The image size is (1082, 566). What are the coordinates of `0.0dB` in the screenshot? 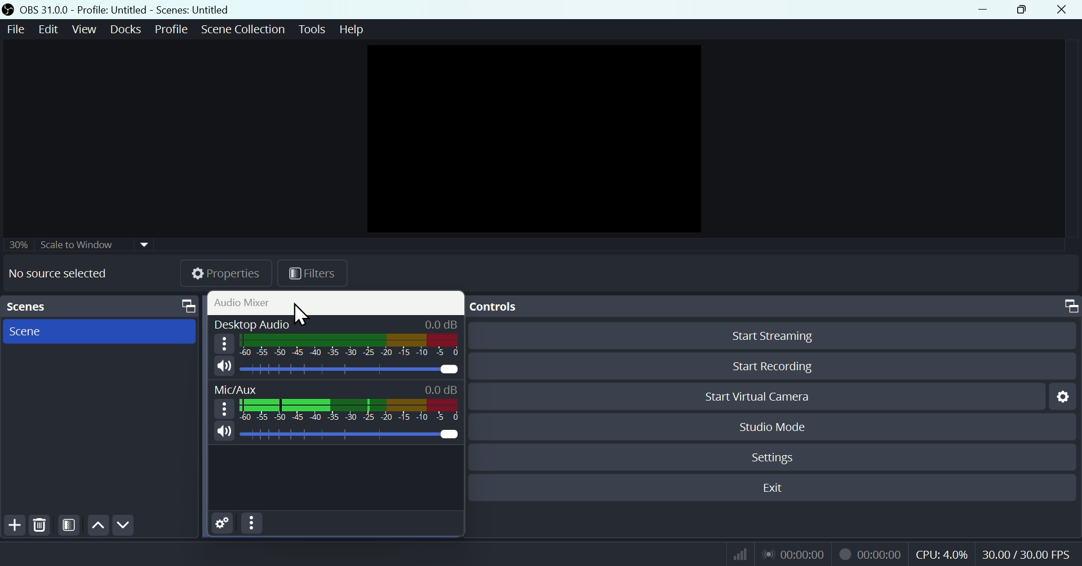 It's located at (443, 322).